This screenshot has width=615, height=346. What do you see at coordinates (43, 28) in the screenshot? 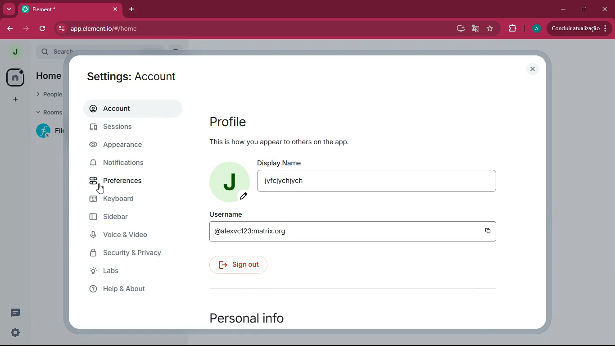
I see `refresh` at bounding box center [43, 28].